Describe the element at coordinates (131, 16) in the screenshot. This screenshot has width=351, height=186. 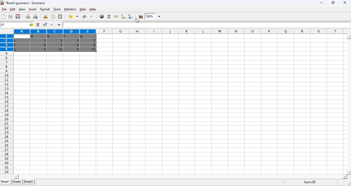
I see `sort descending` at that location.